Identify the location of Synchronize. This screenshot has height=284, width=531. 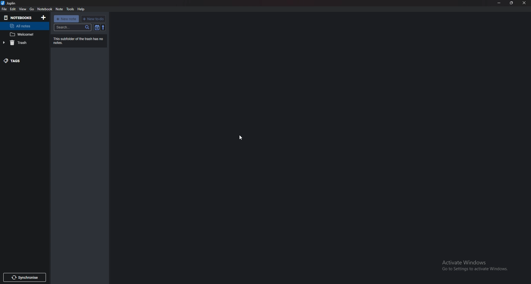
(25, 278).